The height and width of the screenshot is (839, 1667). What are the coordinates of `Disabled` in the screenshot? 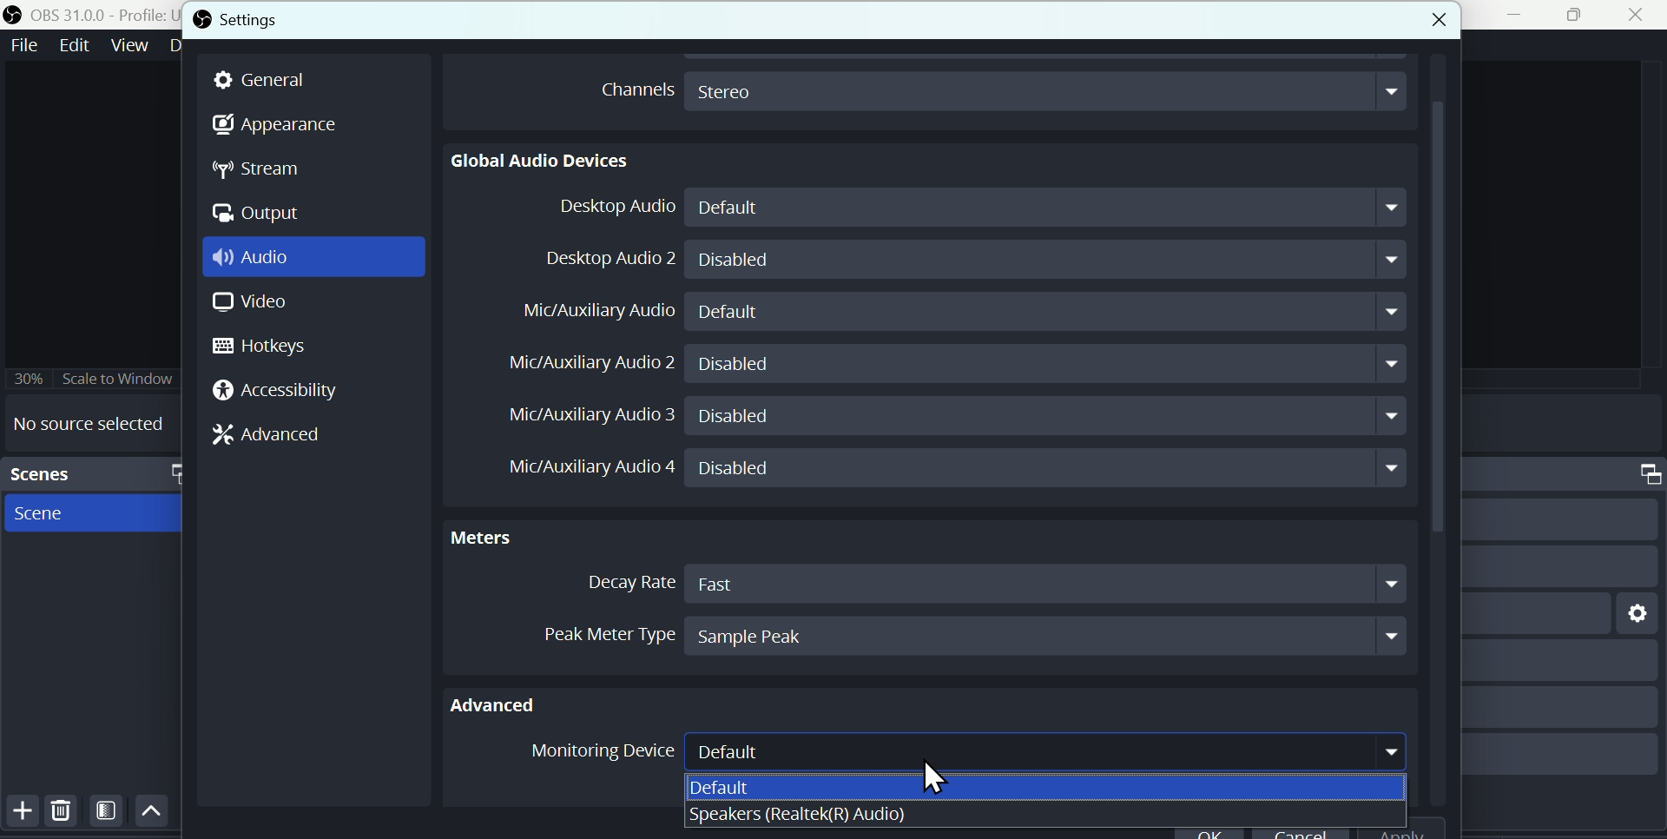 It's located at (1048, 469).